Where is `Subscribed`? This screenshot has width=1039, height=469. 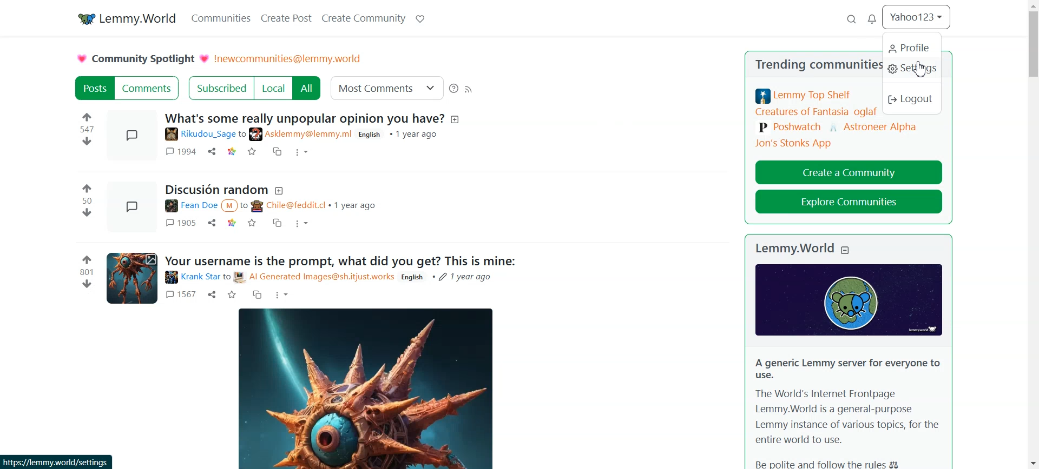
Subscribed is located at coordinates (220, 88).